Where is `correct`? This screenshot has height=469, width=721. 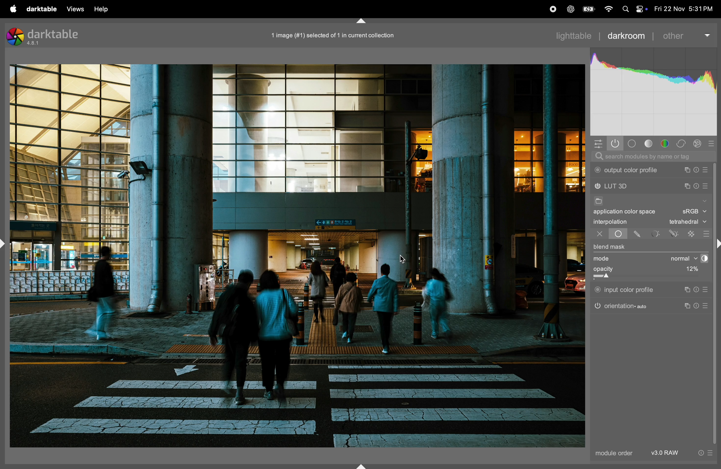
correct is located at coordinates (699, 144).